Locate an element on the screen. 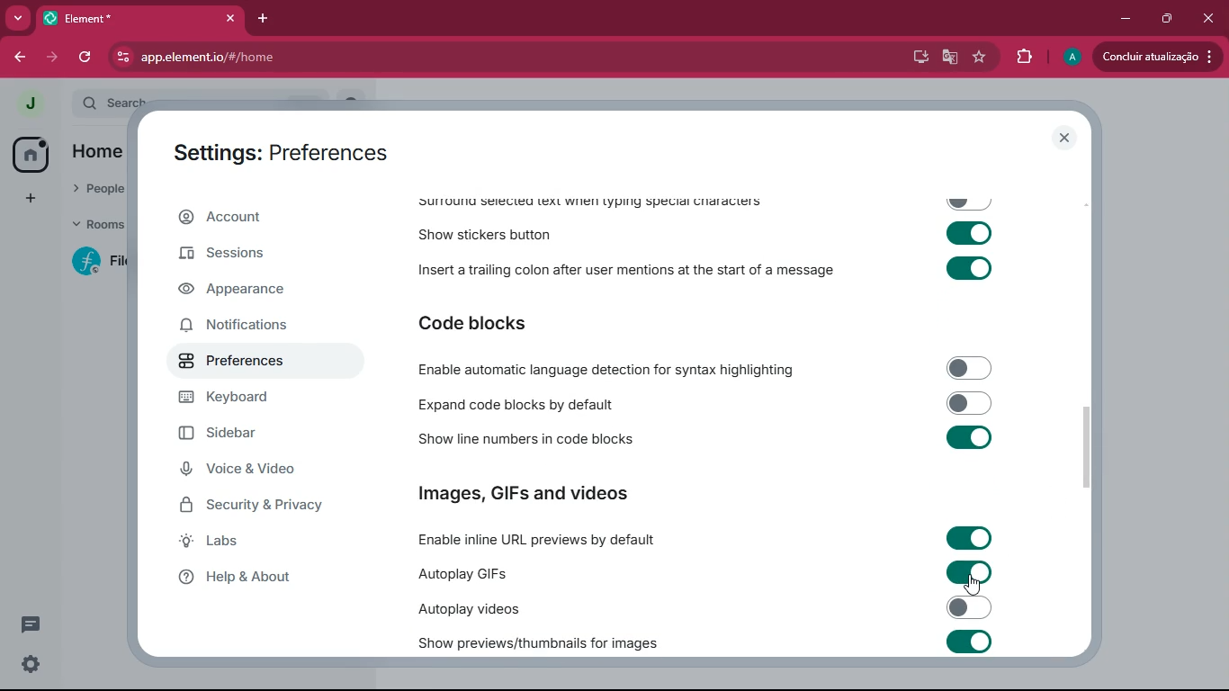 The image size is (1229, 691). keyboard  is located at coordinates (255, 399).